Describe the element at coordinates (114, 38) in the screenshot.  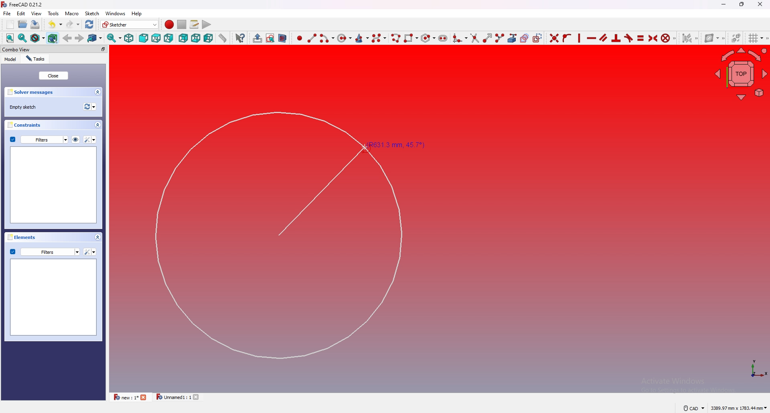
I see `synced view` at that location.